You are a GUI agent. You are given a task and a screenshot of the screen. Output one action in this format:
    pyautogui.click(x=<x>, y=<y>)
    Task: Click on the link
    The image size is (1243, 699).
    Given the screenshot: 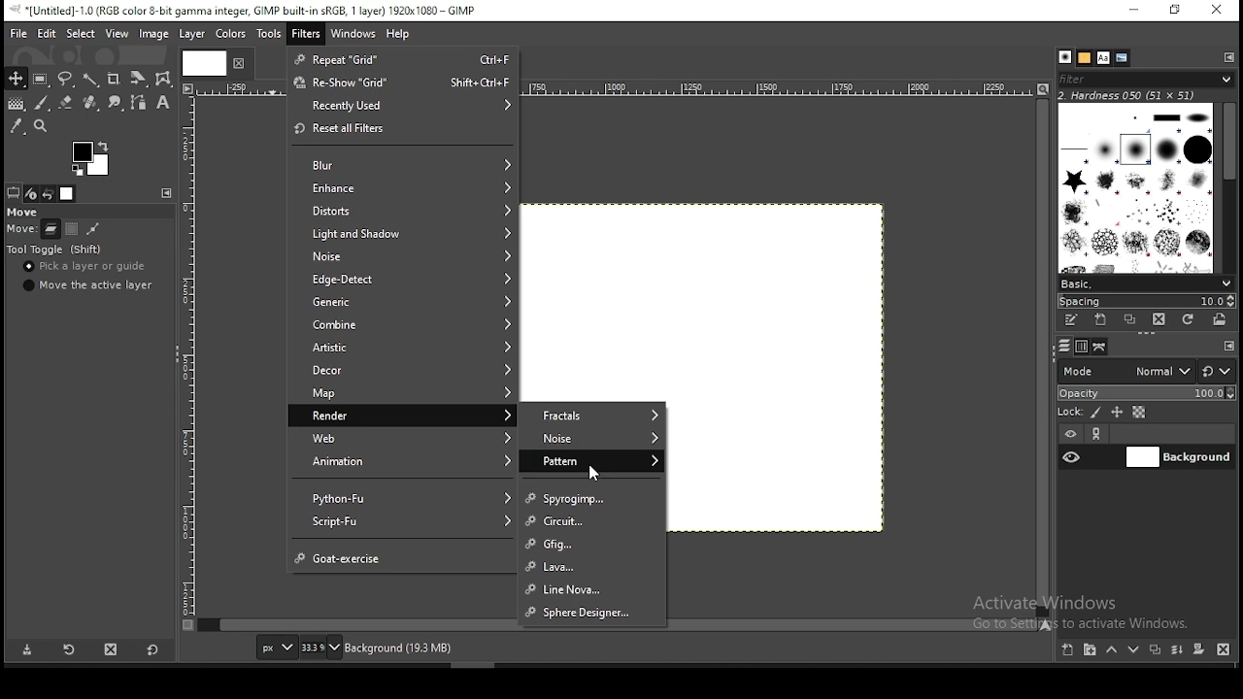 What is the action you would take?
    pyautogui.click(x=1100, y=433)
    